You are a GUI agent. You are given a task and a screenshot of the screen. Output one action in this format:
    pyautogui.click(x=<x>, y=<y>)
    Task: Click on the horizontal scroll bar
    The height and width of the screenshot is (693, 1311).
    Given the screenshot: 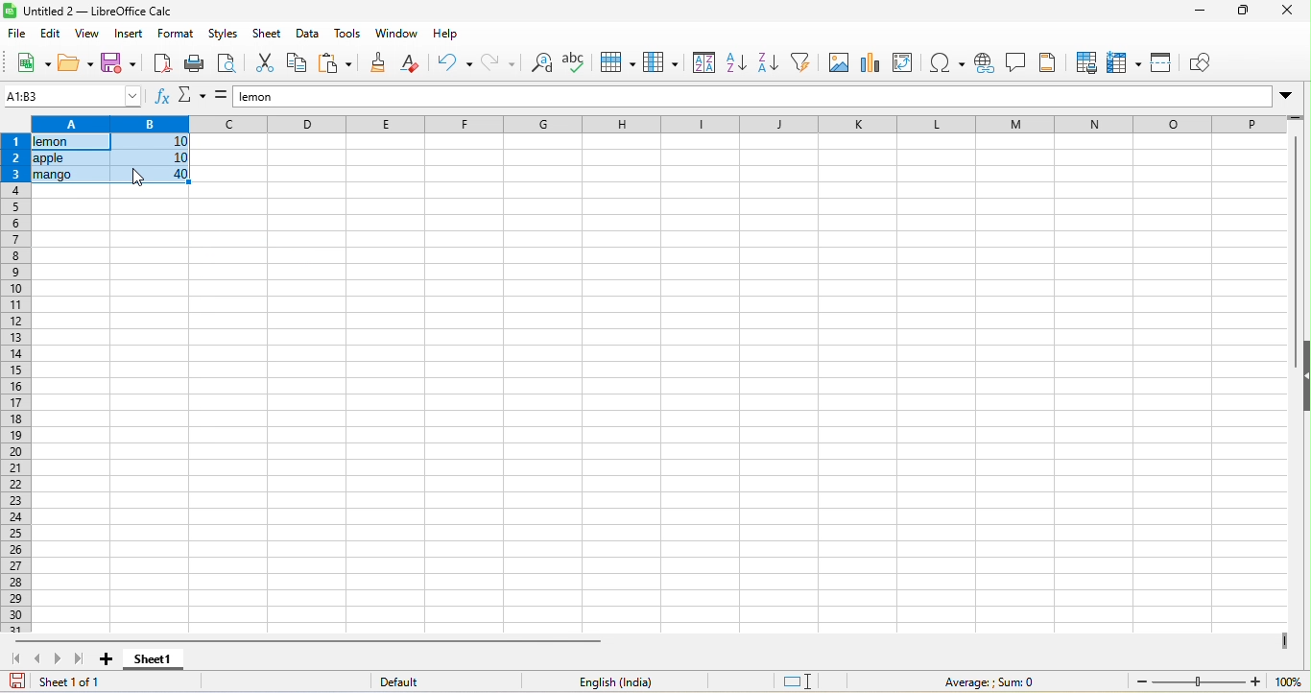 What is the action you would take?
    pyautogui.click(x=305, y=641)
    